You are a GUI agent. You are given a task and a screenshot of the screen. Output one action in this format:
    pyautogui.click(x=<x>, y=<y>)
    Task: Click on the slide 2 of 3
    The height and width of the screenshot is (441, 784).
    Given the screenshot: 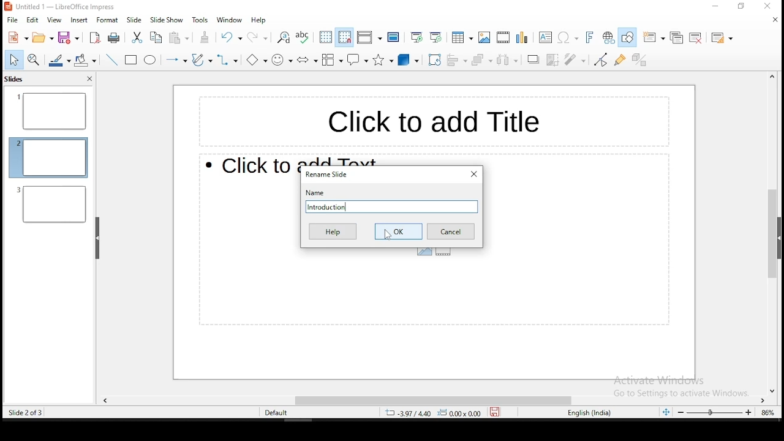 What is the action you would take?
    pyautogui.click(x=24, y=413)
    